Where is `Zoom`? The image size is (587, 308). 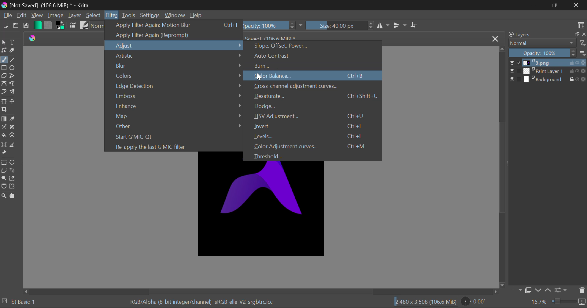 Zoom is located at coordinates (4, 196).